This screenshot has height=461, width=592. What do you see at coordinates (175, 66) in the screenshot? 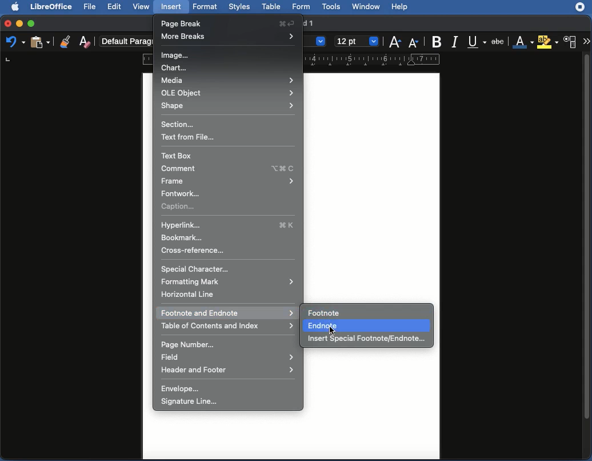
I see `Chart` at bounding box center [175, 66].